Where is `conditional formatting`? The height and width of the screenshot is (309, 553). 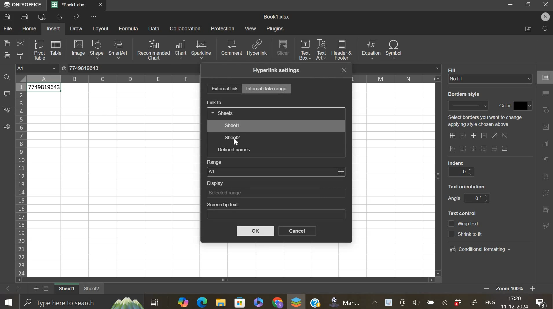 conditional formatting is located at coordinates (480, 249).